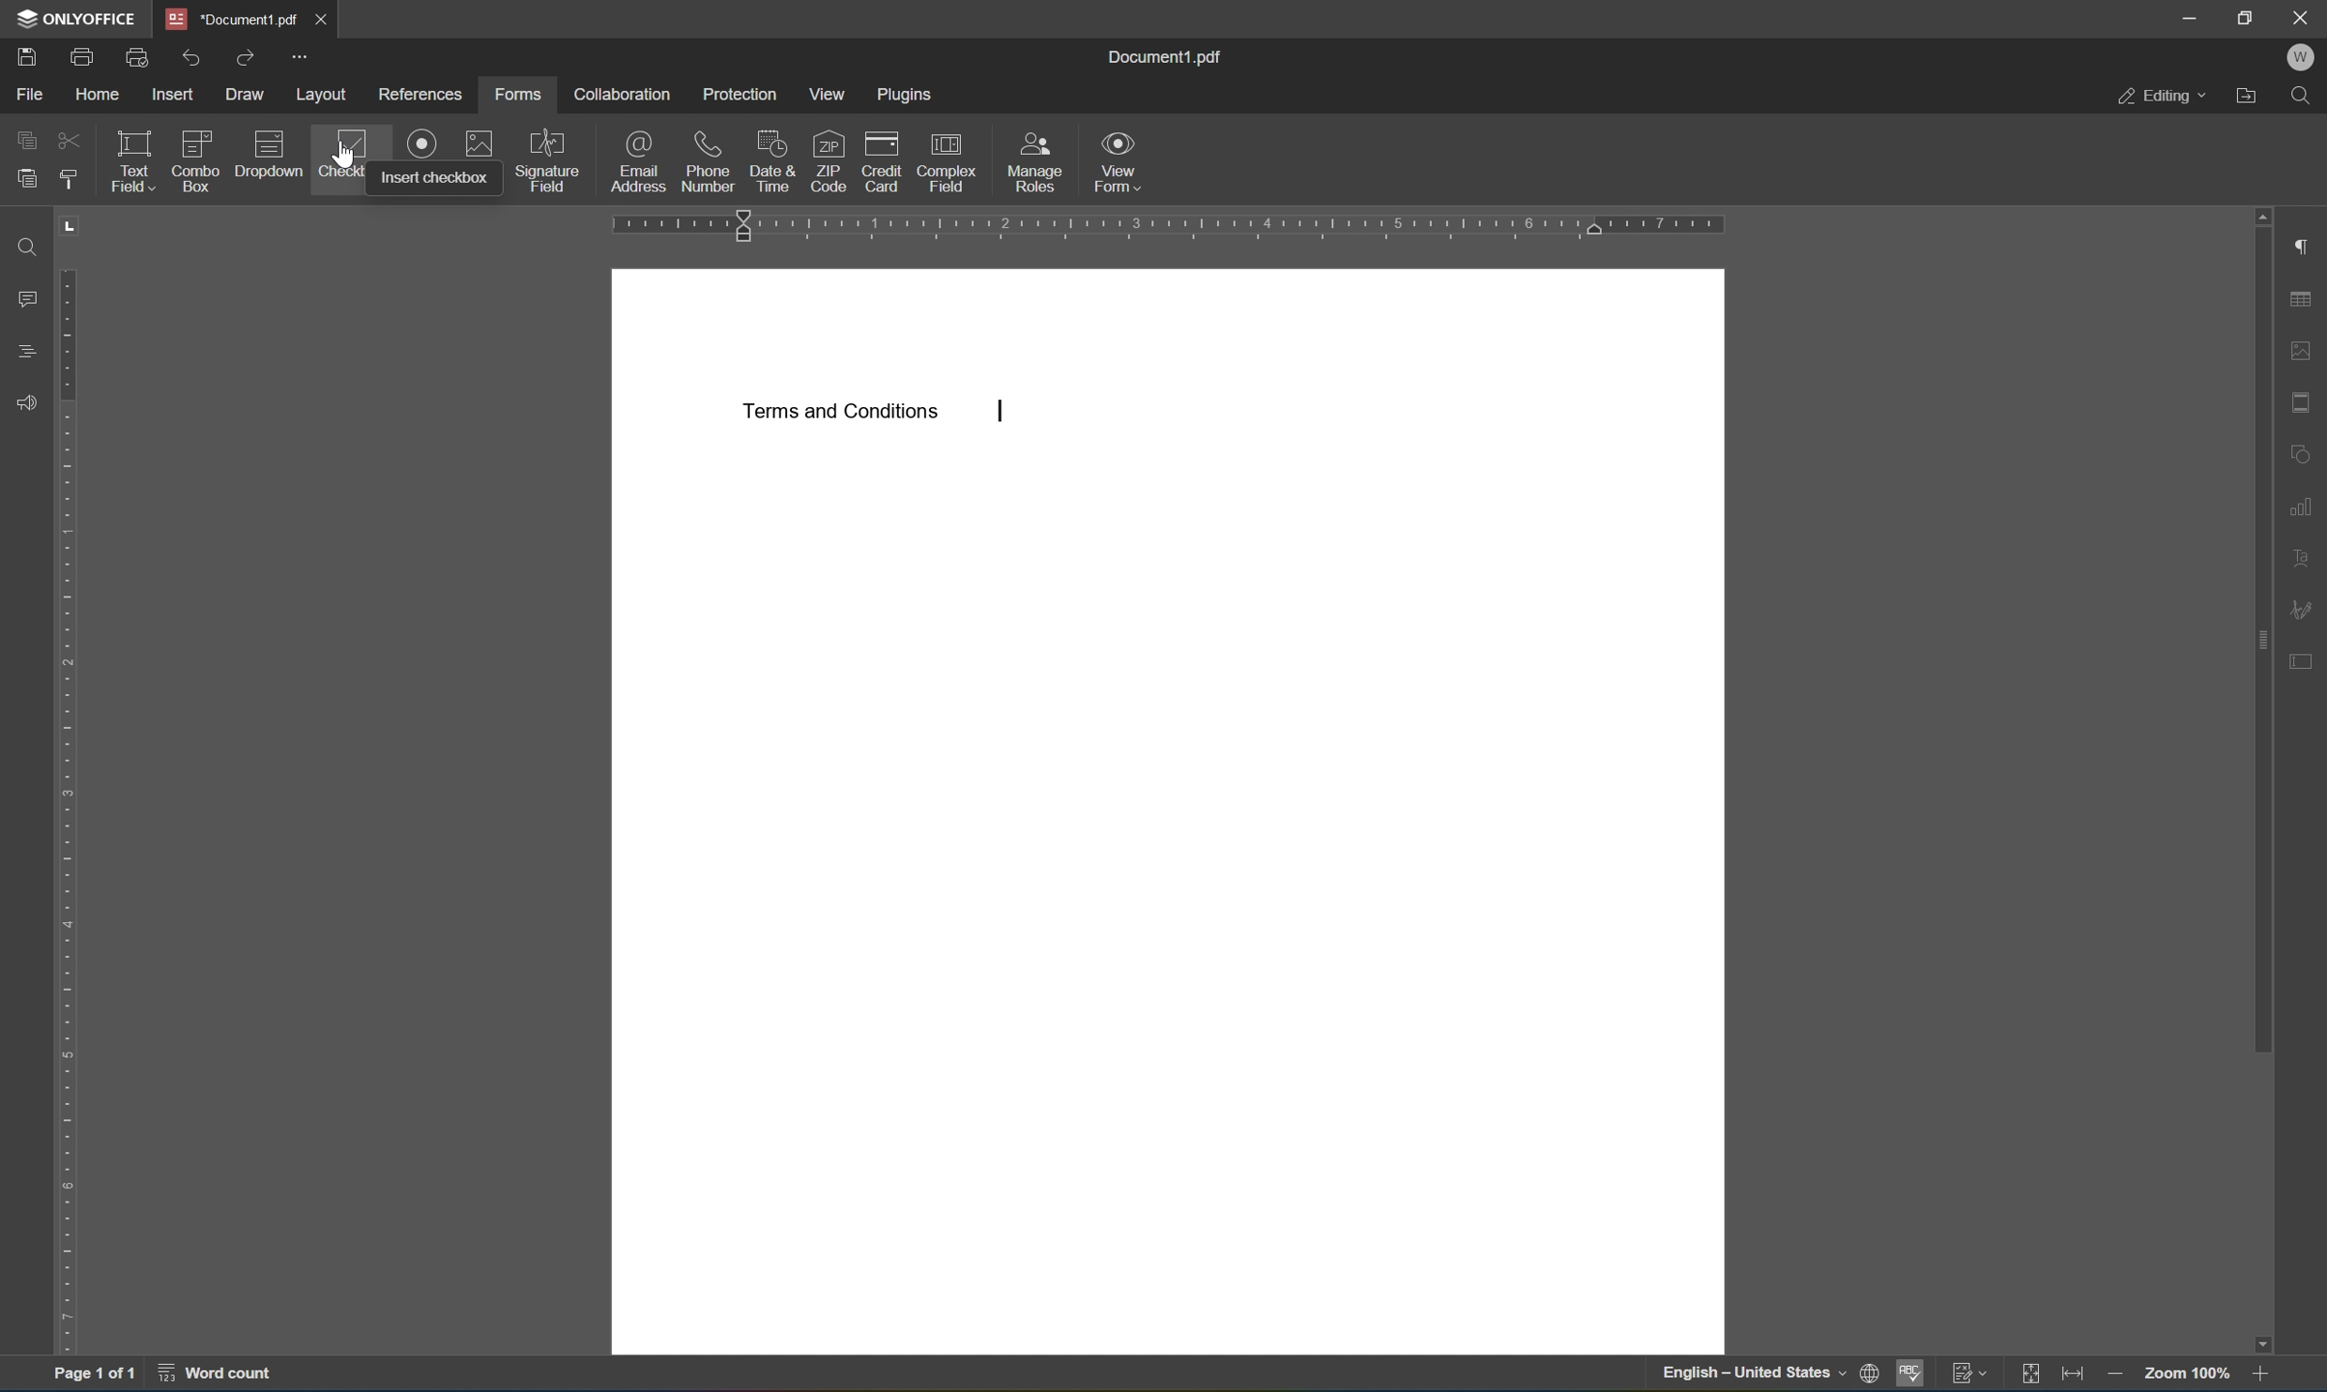 Image resolution: width=2327 pixels, height=1392 pixels. What do you see at coordinates (2303, 94) in the screenshot?
I see `find` at bounding box center [2303, 94].